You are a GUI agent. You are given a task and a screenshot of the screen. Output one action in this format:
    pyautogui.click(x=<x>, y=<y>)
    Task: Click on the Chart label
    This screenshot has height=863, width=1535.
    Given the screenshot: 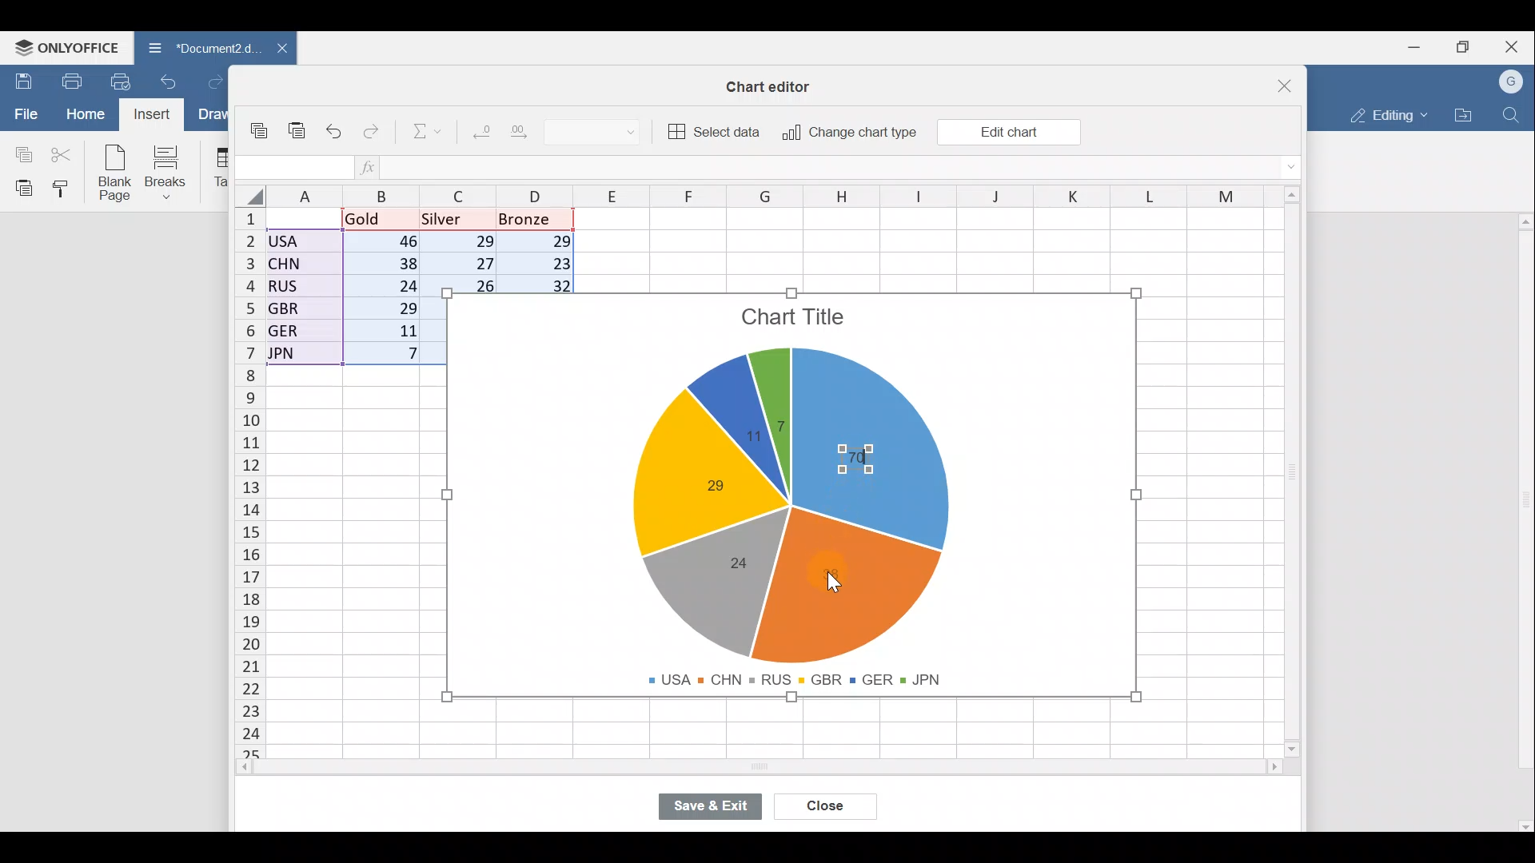 What is the action you would take?
    pyautogui.click(x=780, y=416)
    